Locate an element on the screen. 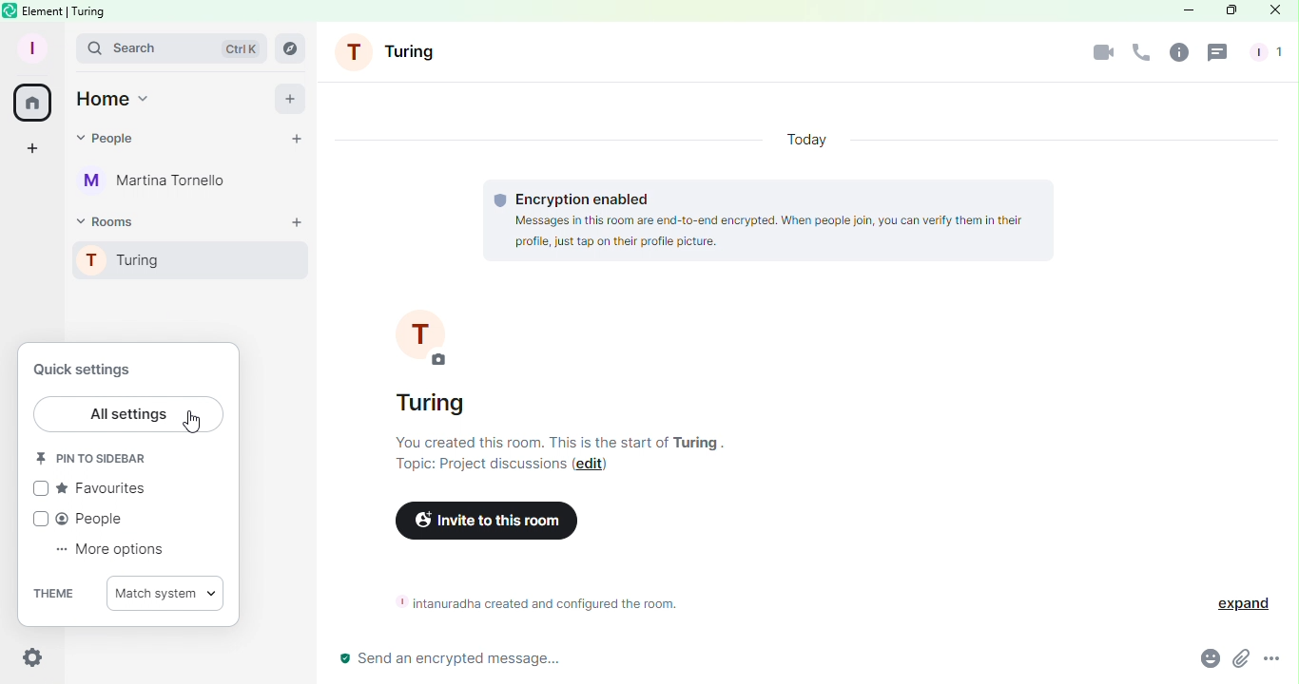 The height and width of the screenshot is (684, 1299). Turing is located at coordinates (183, 257).